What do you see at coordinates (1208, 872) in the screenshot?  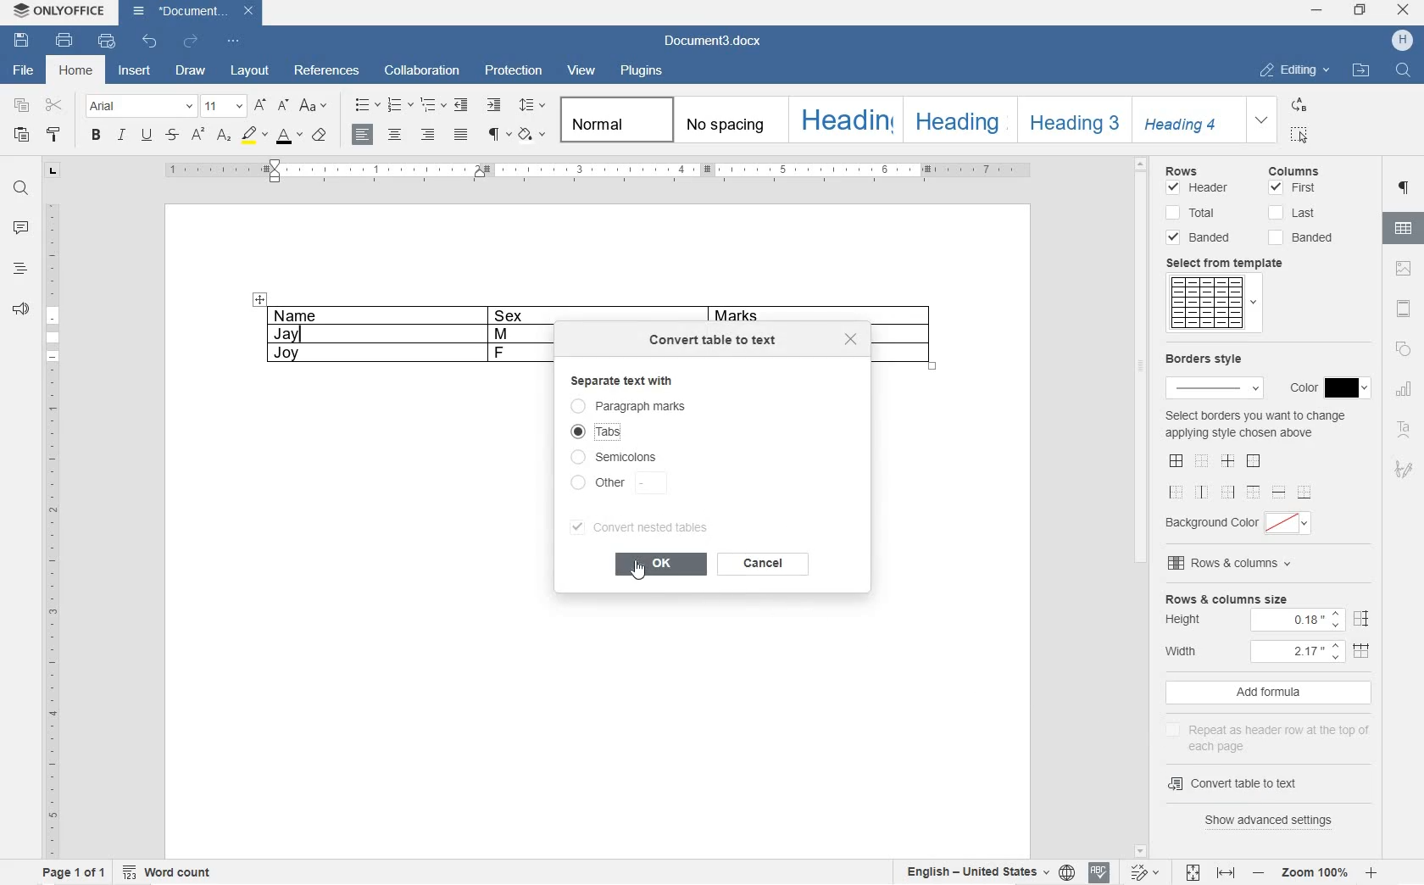 I see `FIT TO PAGE OR WIDTH` at bounding box center [1208, 872].